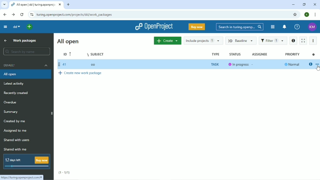 The width and height of the screenshot is (320, 180). What do you see at coordinates (294, 41) in the screenshot?
I see `Open details view` at bounding box center [294, 41].